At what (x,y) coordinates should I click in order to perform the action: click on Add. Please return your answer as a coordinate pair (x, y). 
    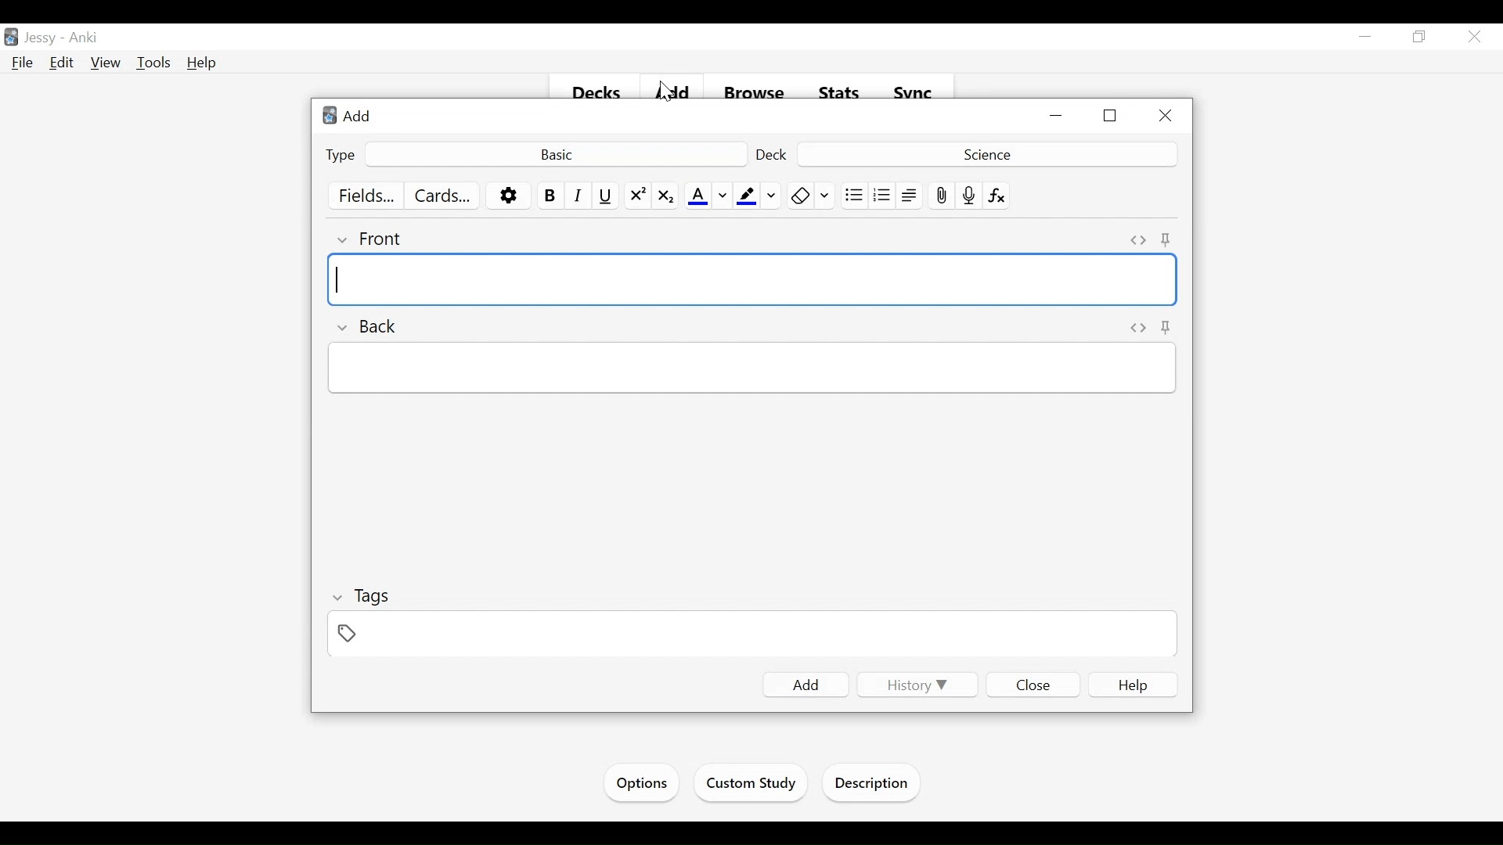
    Looking at the image, I should click on (806, 685).